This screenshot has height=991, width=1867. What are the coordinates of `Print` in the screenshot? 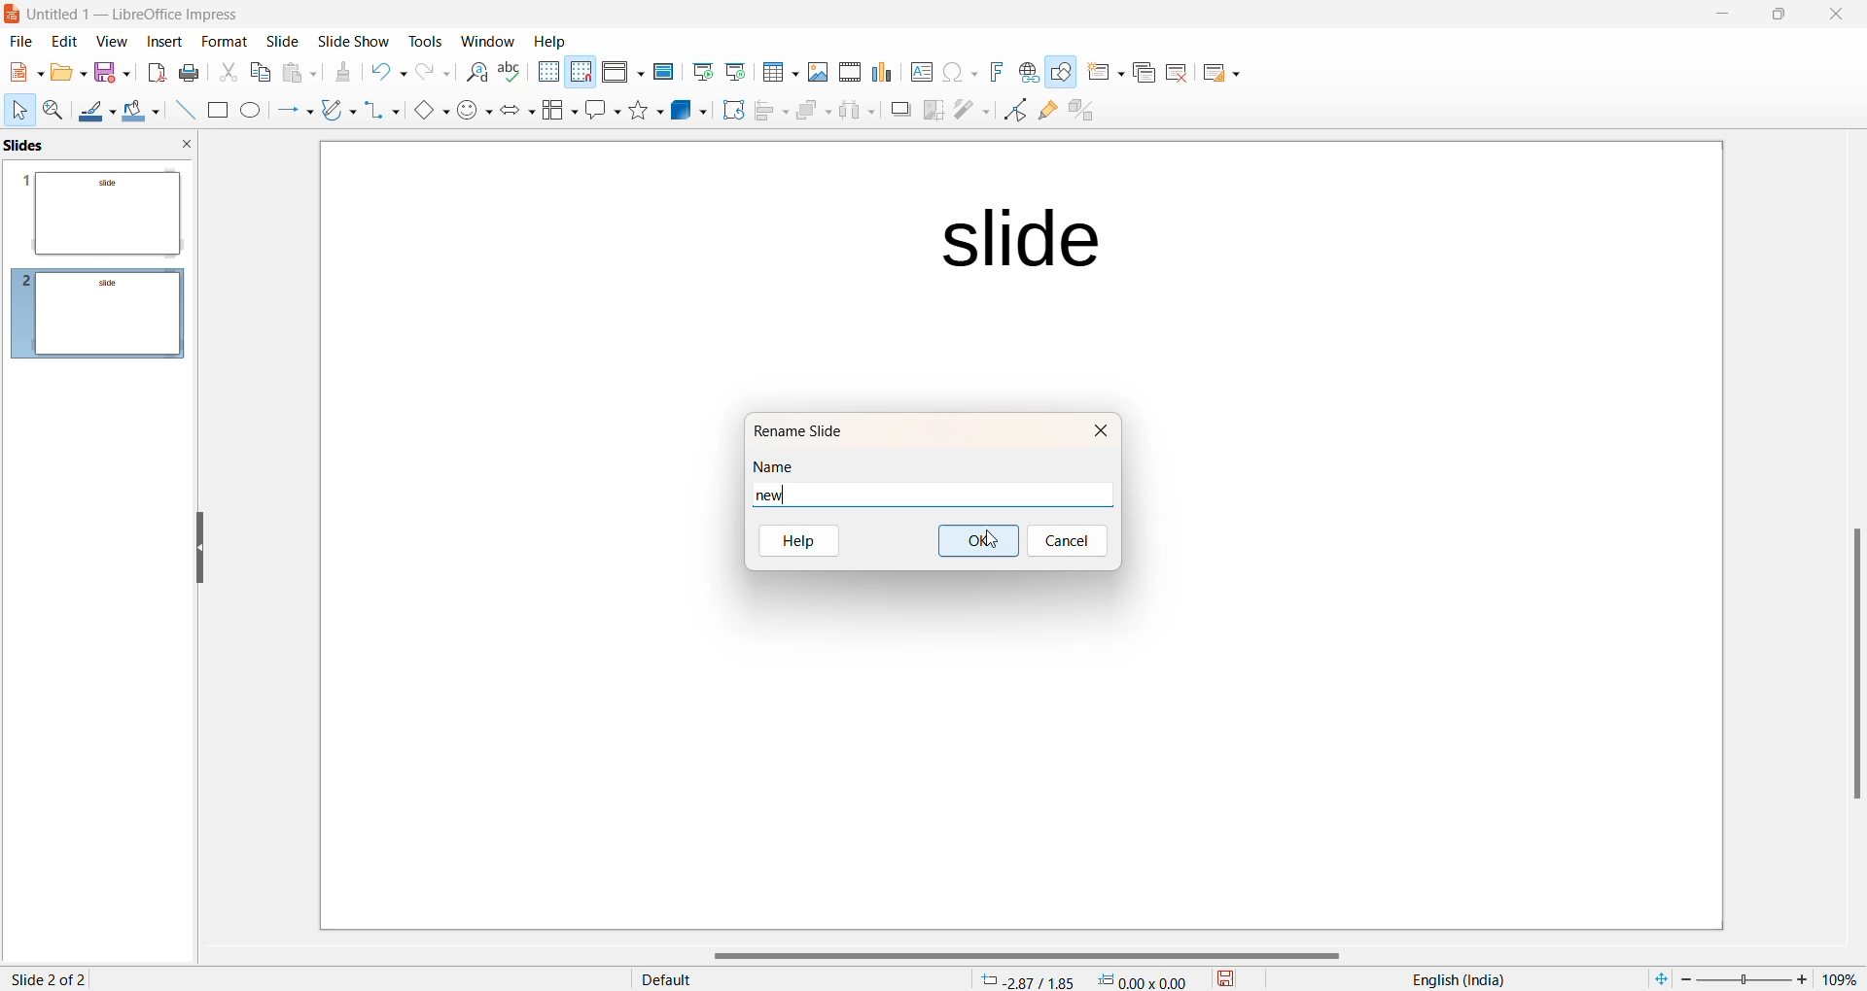 It's located at (192, 72).